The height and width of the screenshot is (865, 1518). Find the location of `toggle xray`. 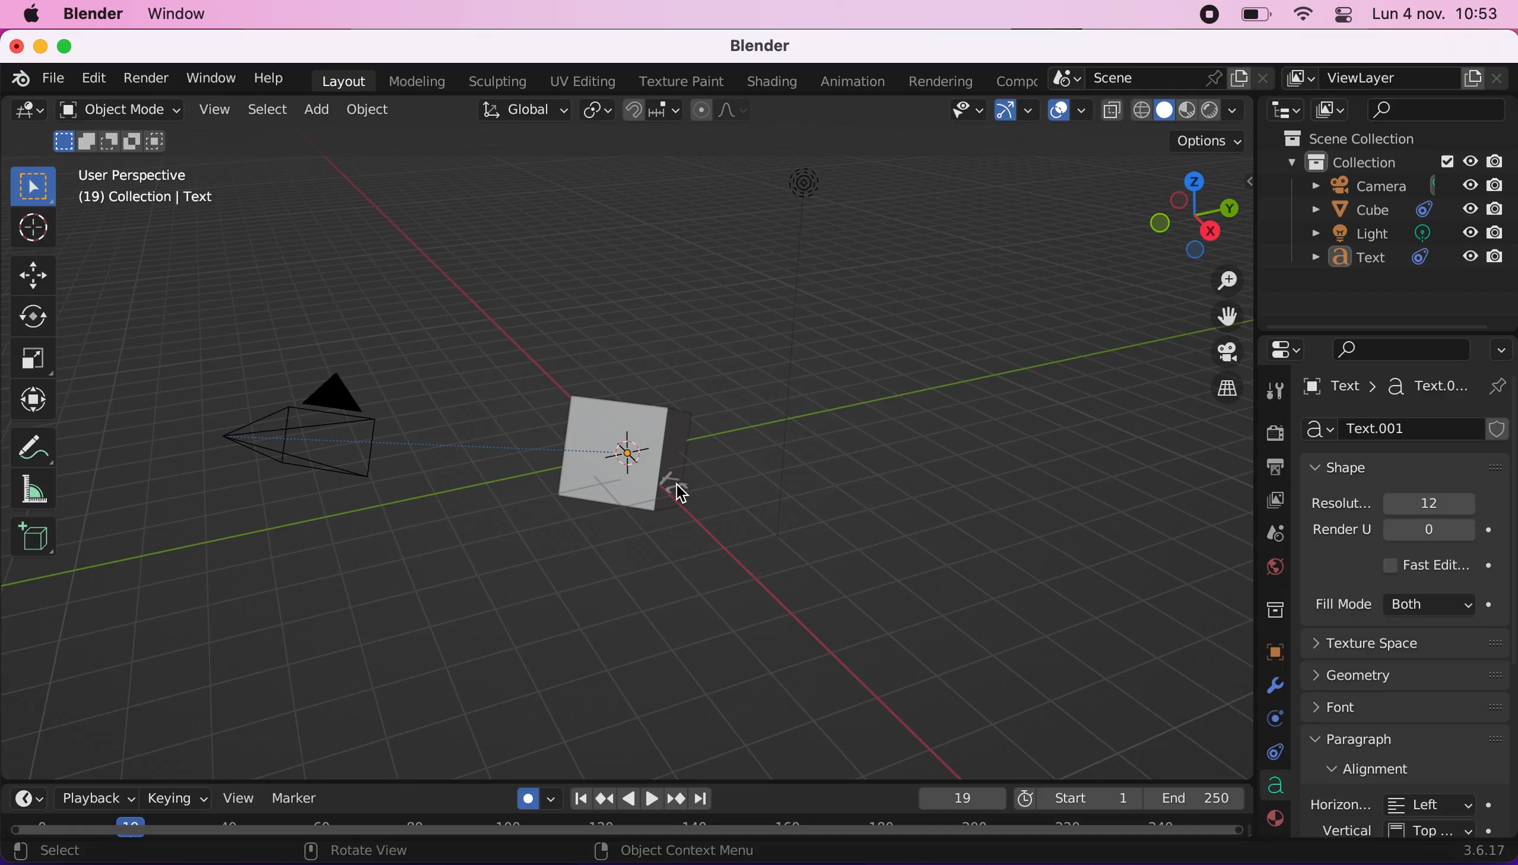

toggle xray is located at coordinates (1111, 117).